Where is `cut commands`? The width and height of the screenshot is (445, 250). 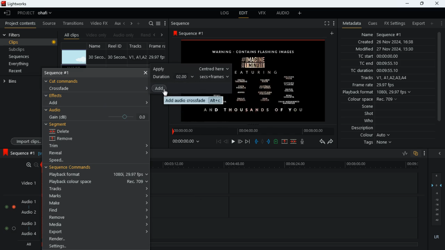
cut commands is located at coordinates (66, 81).